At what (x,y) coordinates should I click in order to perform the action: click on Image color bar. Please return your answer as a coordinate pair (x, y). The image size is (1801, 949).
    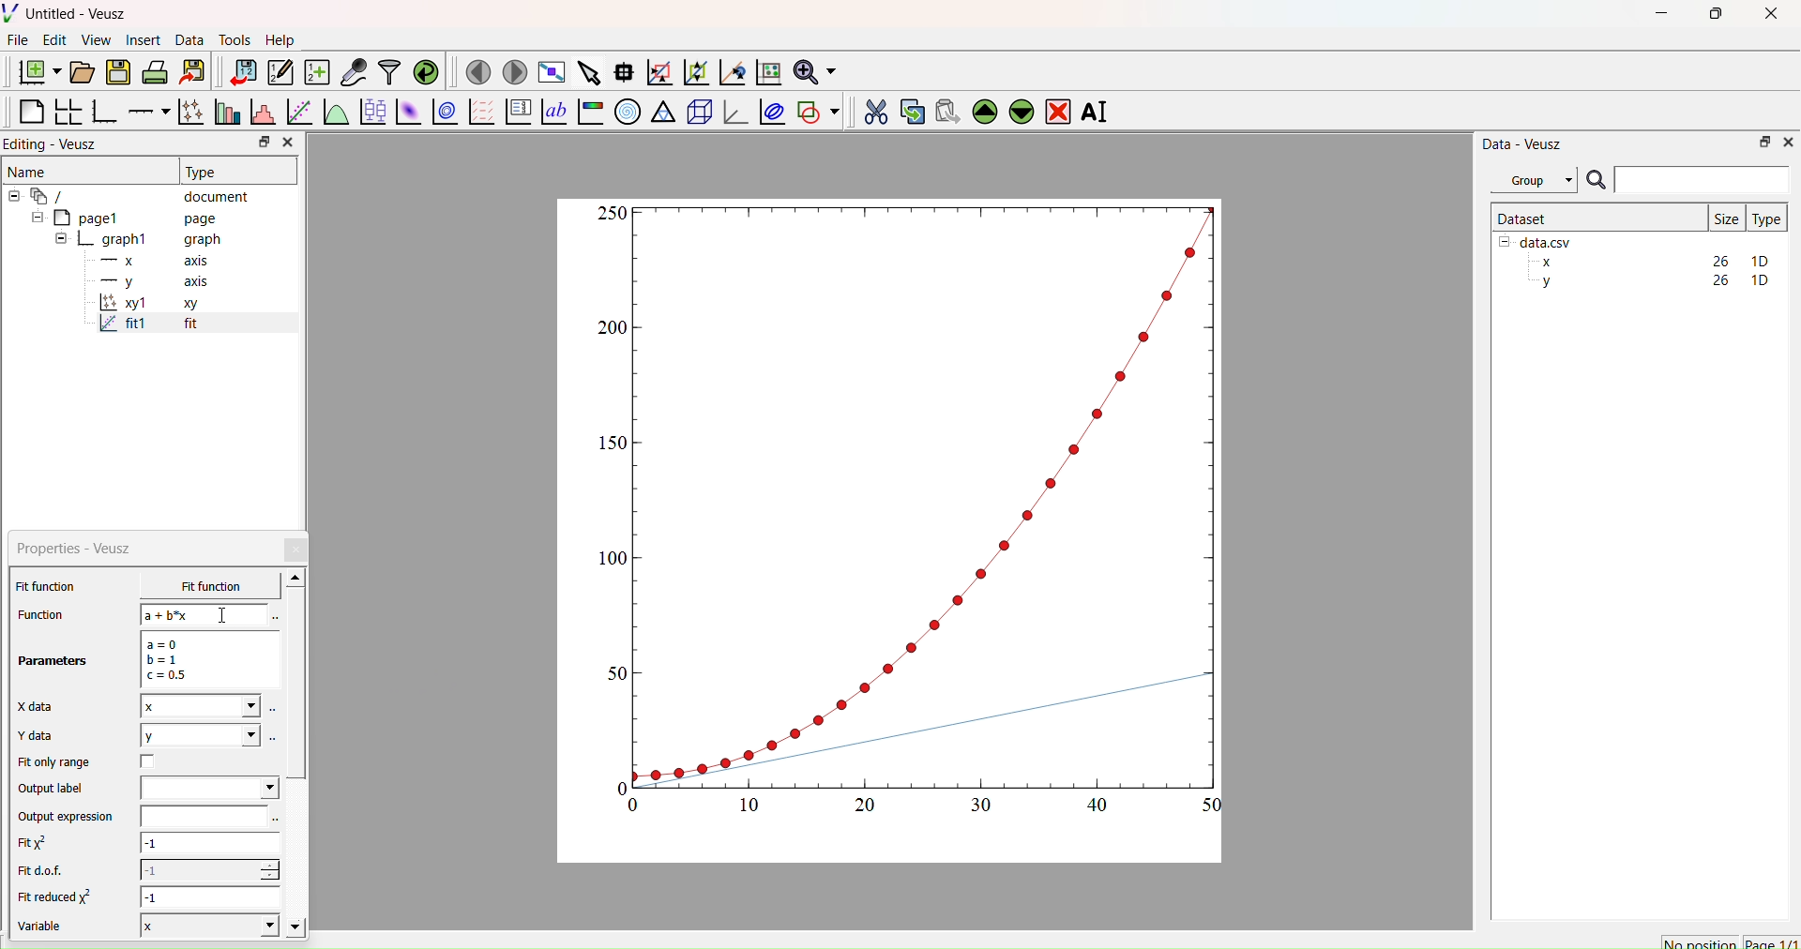
    Looking at the image, I should click on (588, 112).